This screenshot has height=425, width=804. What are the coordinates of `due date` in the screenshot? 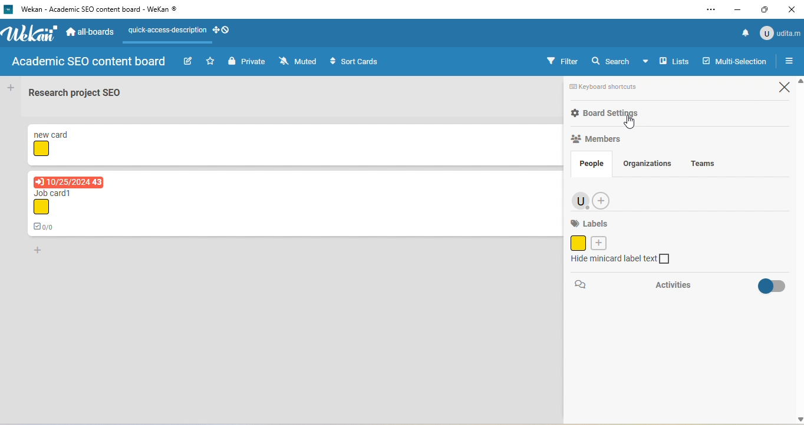 It's located at (69, 181).